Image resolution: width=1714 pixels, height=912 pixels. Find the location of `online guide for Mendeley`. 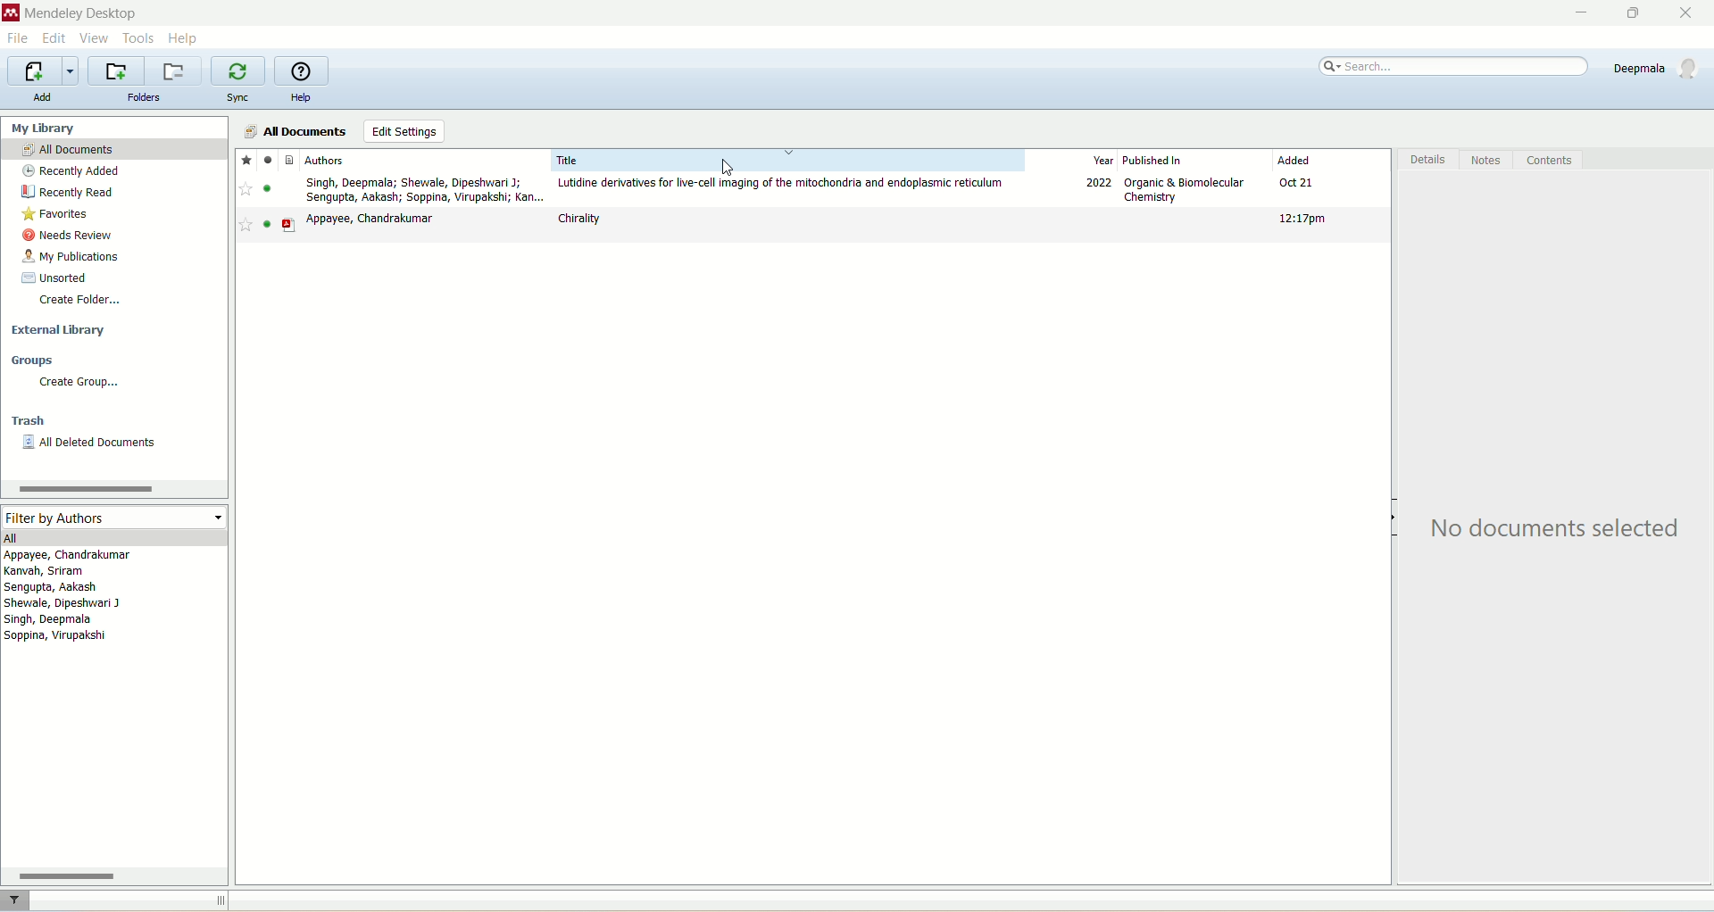

online guide for Mendeley is located at coordinates (302, 71).